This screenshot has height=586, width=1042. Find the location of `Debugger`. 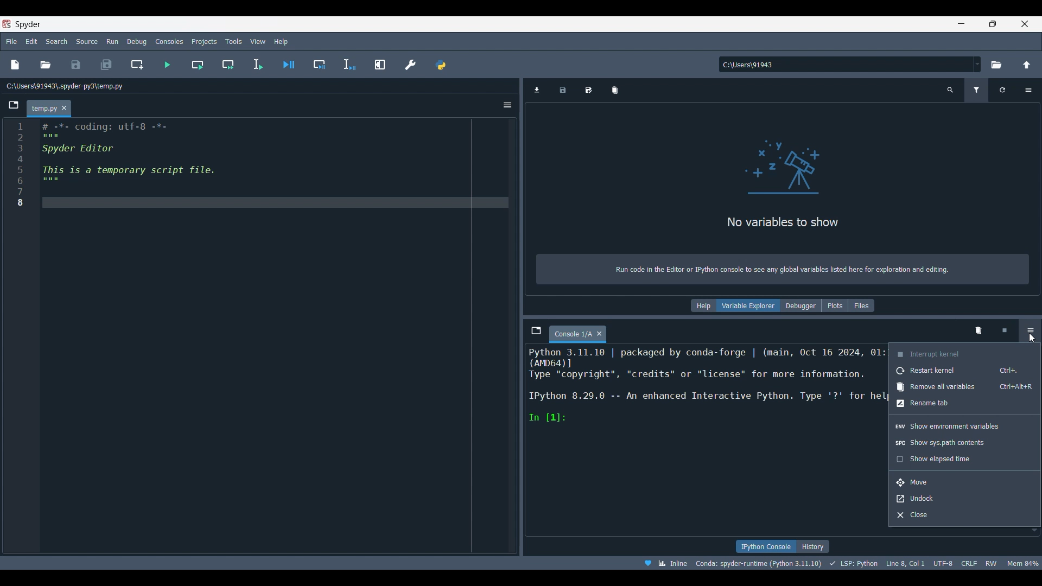

Debugger is located at coordinates (801, 305).